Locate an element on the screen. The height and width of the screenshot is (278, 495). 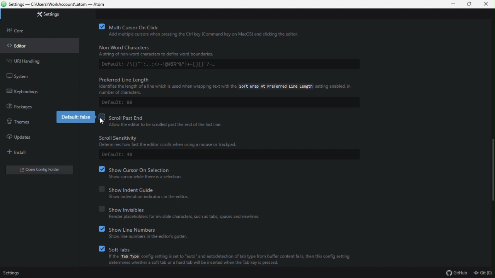
core is located at coordinates (20, 32).